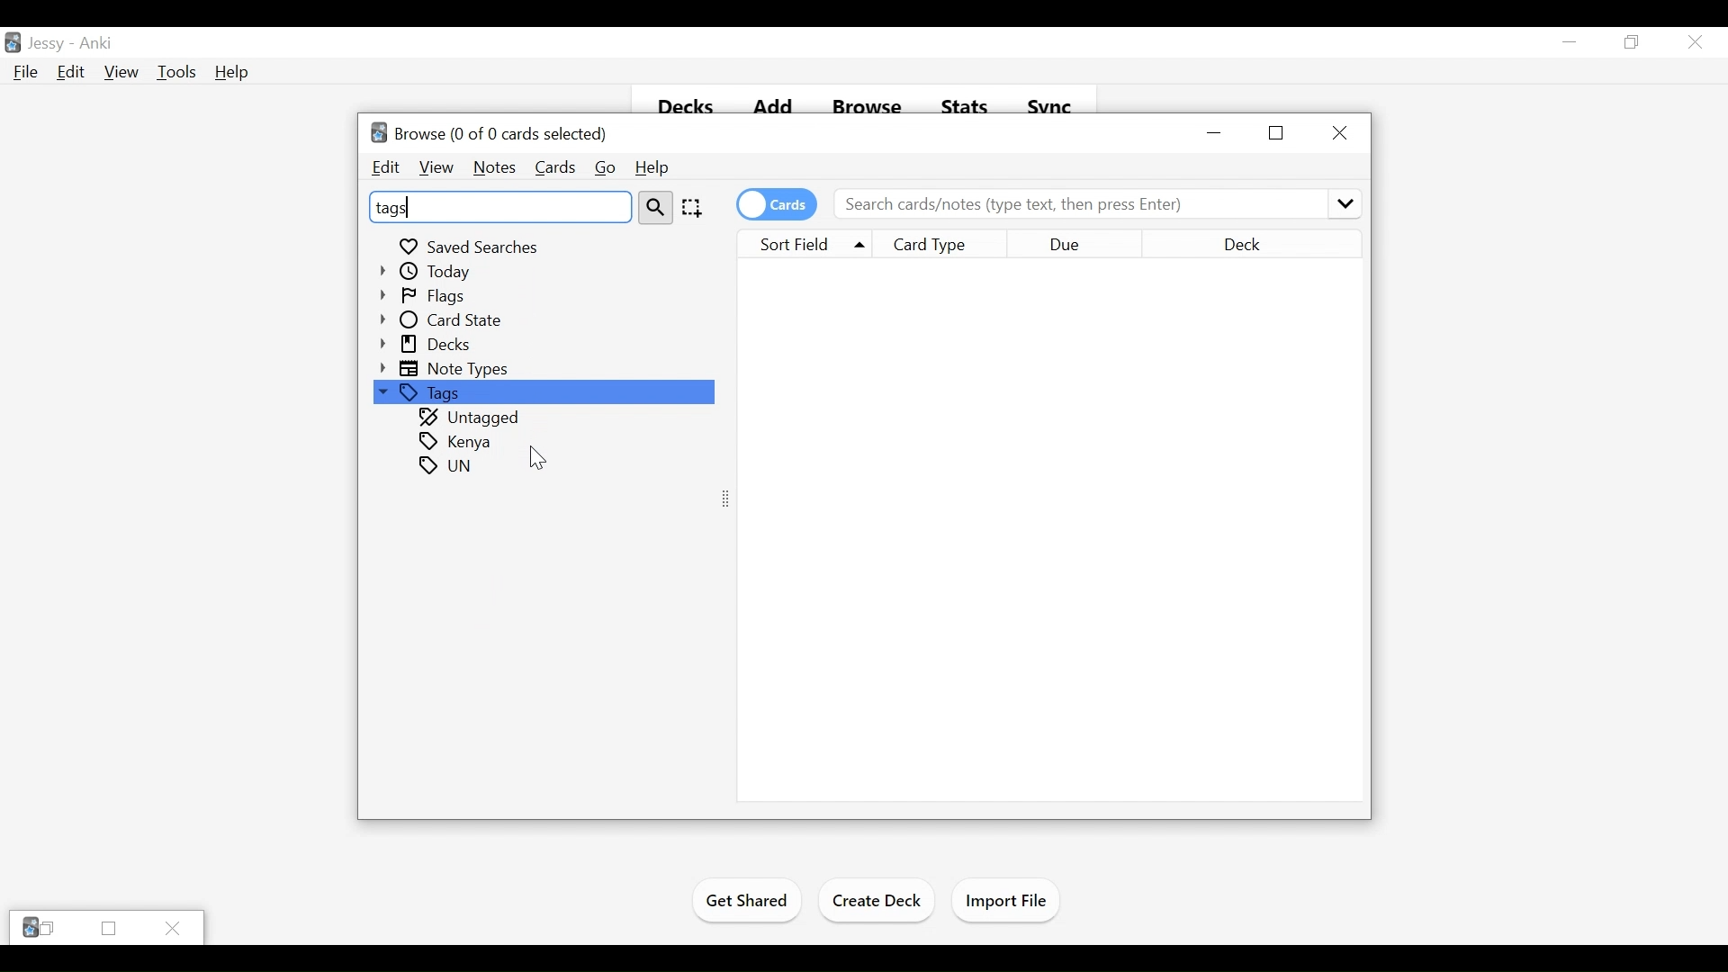 This screenshot has height=972, width=1728. Describe the element at coordinates (95, 44) in the screenshot. I see `Anki` at that location.